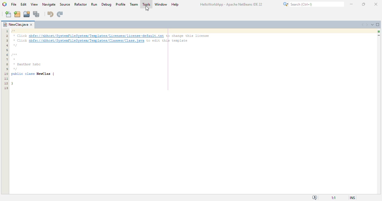  What do you see at coordinates (351, 4) in the screenshot?
I see `minimize` at bounding box center [351, 4].